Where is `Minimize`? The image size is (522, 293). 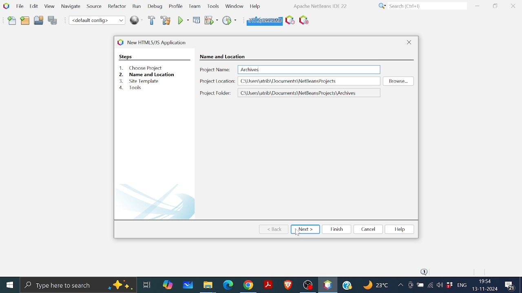 Minimize is located at coordinates (478, 6).